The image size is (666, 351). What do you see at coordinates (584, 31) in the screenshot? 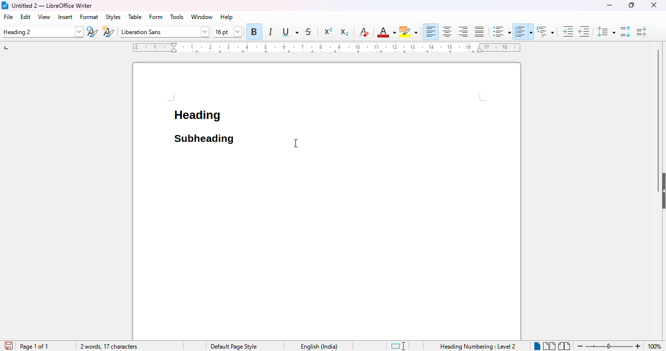
I see `decrease indent` at bounding box center [584, 31].